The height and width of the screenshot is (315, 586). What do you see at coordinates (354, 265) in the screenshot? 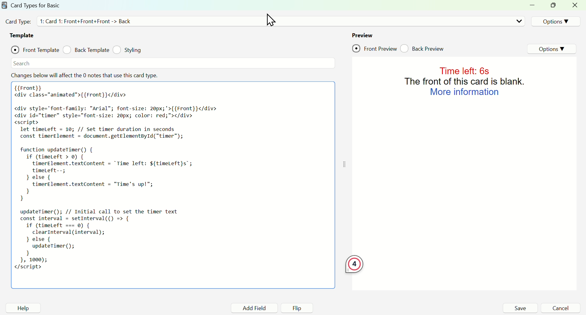
I see `4` at bounding box center [354, 265].